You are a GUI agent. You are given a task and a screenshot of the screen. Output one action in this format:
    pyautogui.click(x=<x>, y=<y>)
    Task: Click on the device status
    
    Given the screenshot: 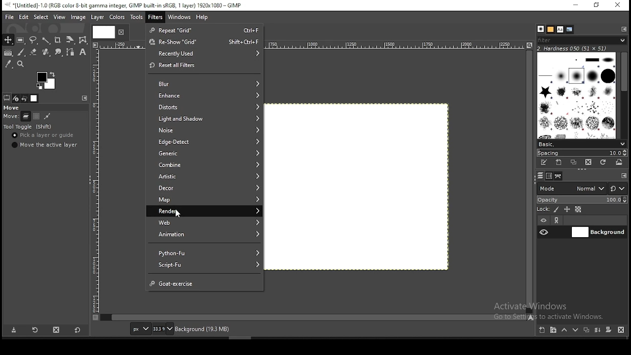 What is the action you would take?
    pyautogui.click(x=16, y=98)
    